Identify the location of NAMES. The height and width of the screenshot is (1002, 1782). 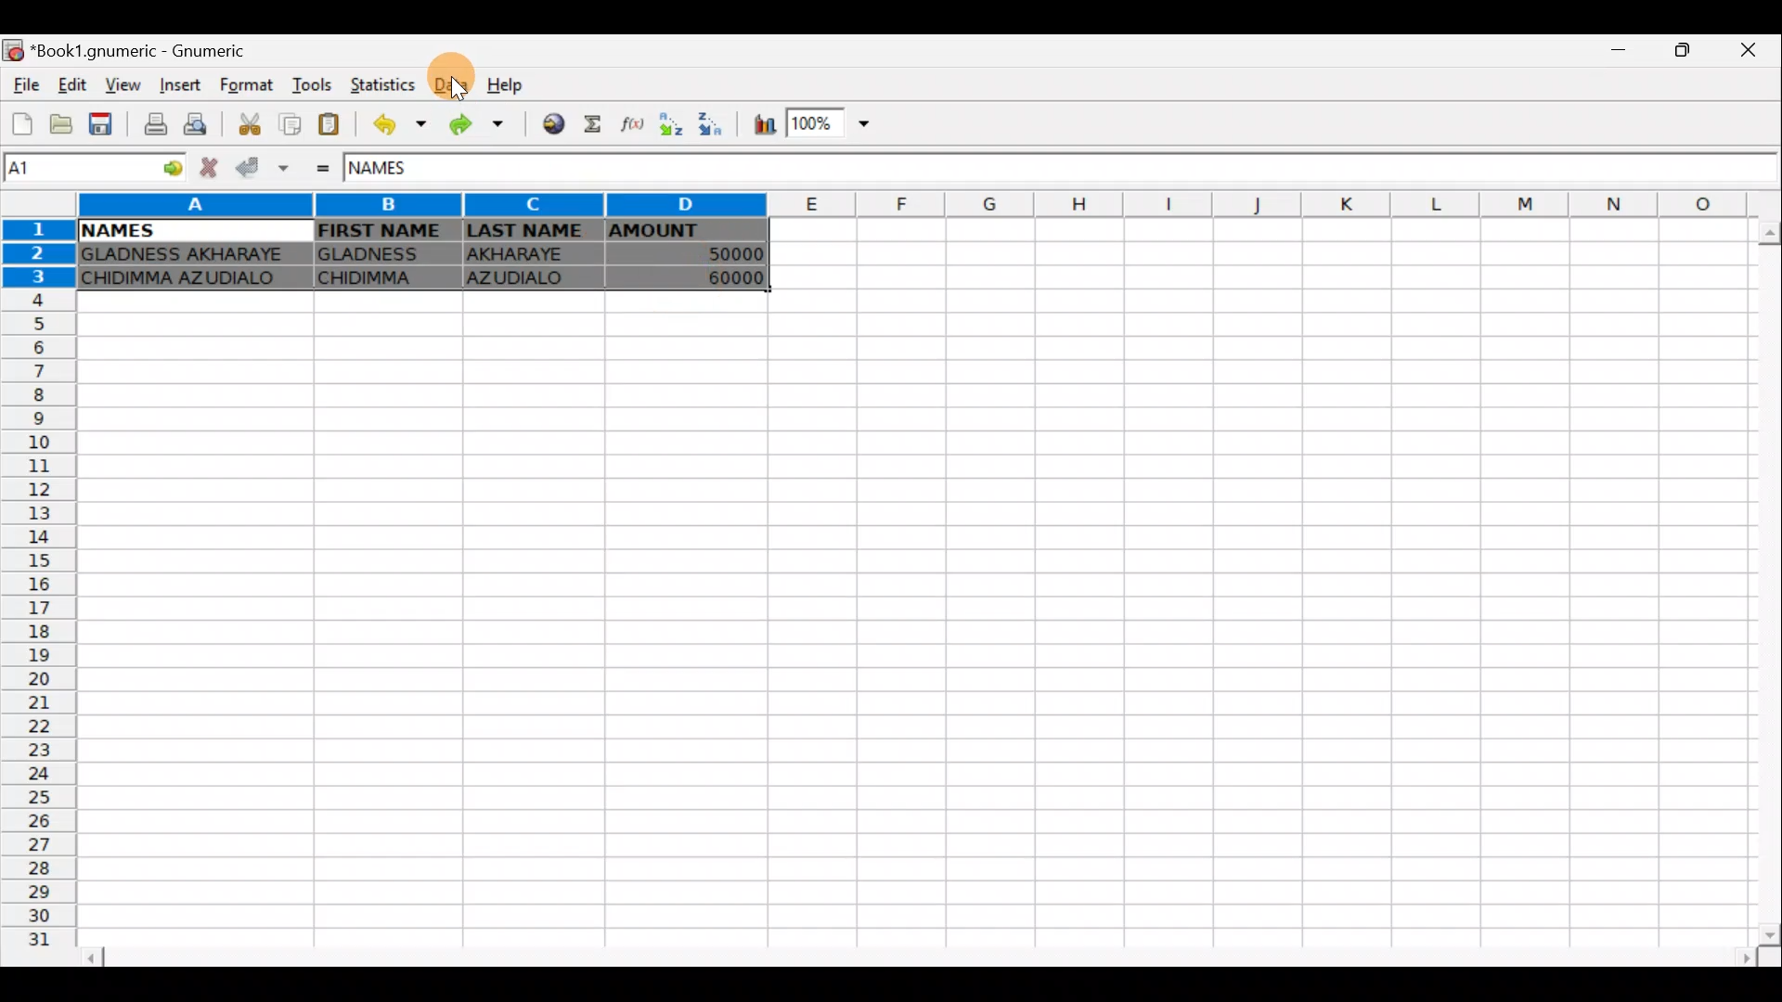
(116, 231).